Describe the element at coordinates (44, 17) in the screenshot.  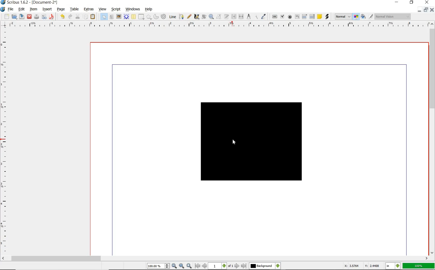
I see `preflight verifier` at that location.